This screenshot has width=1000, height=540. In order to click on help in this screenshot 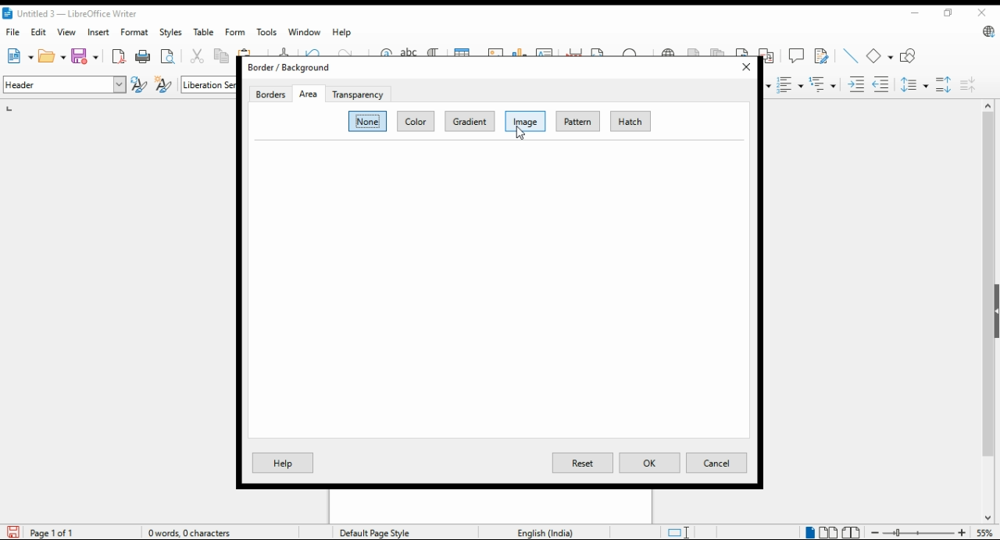, I will do `click(343, 32)`.